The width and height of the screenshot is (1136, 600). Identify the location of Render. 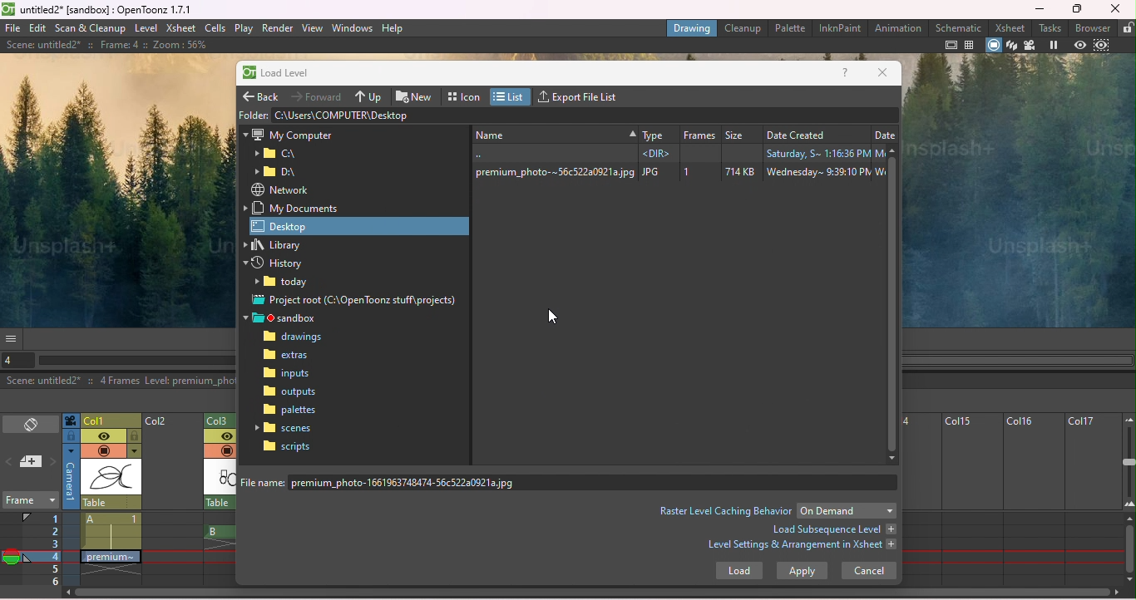
(277, 28).